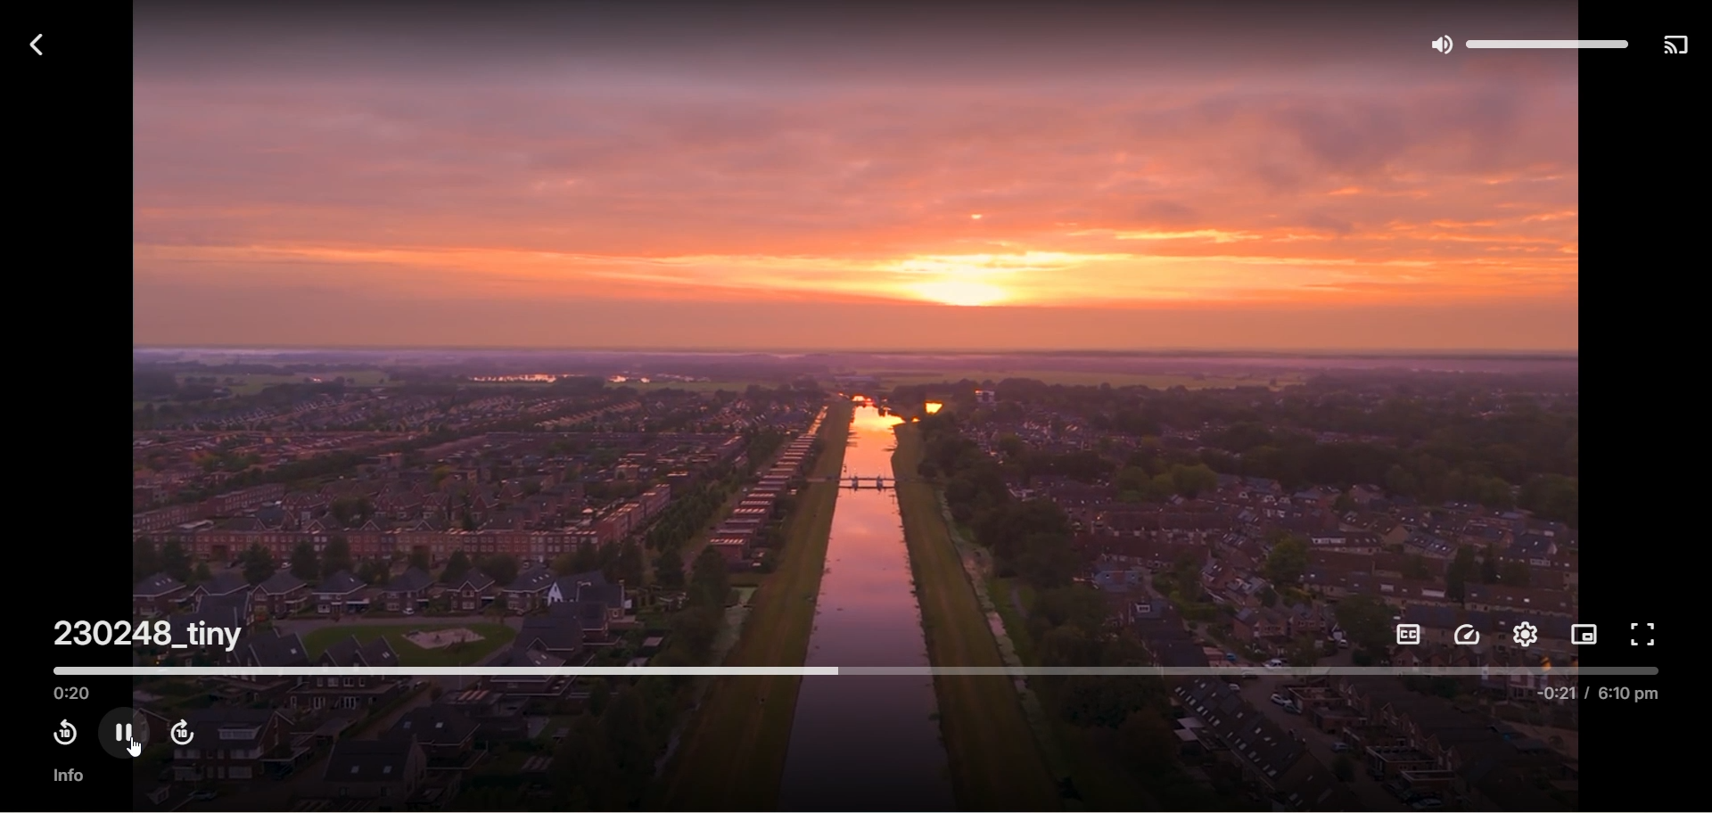 Image resolution: width=1712 pixels, height=813 pixels. Describe the element at coordinates (137, 746) in the screenshot. I see `cursor` at that location.